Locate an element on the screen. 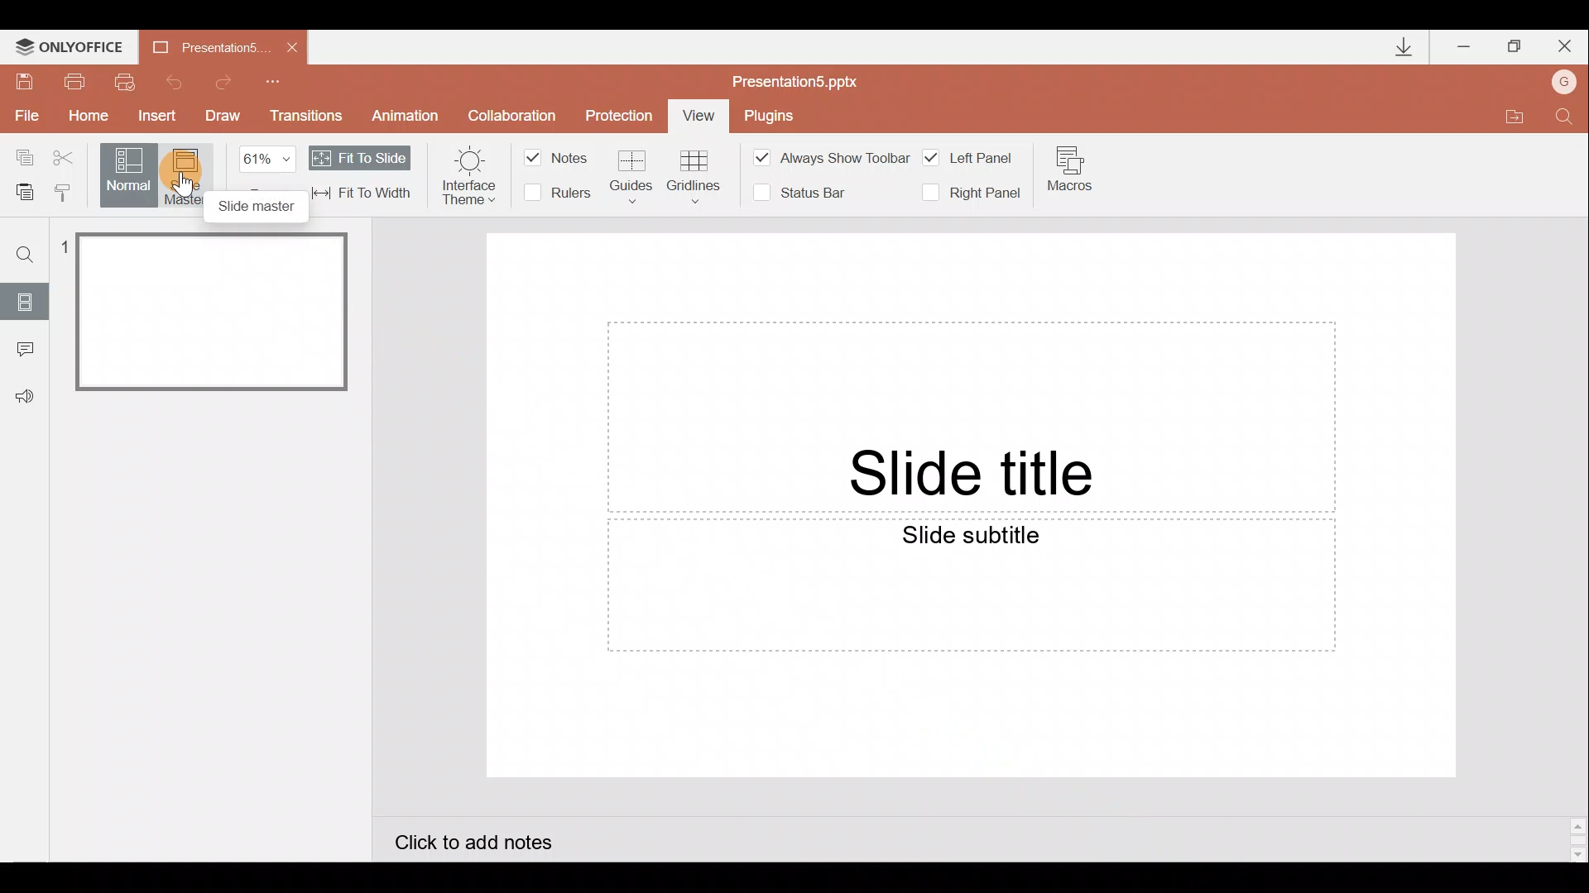  Undo is located at coordinates (173, 81).